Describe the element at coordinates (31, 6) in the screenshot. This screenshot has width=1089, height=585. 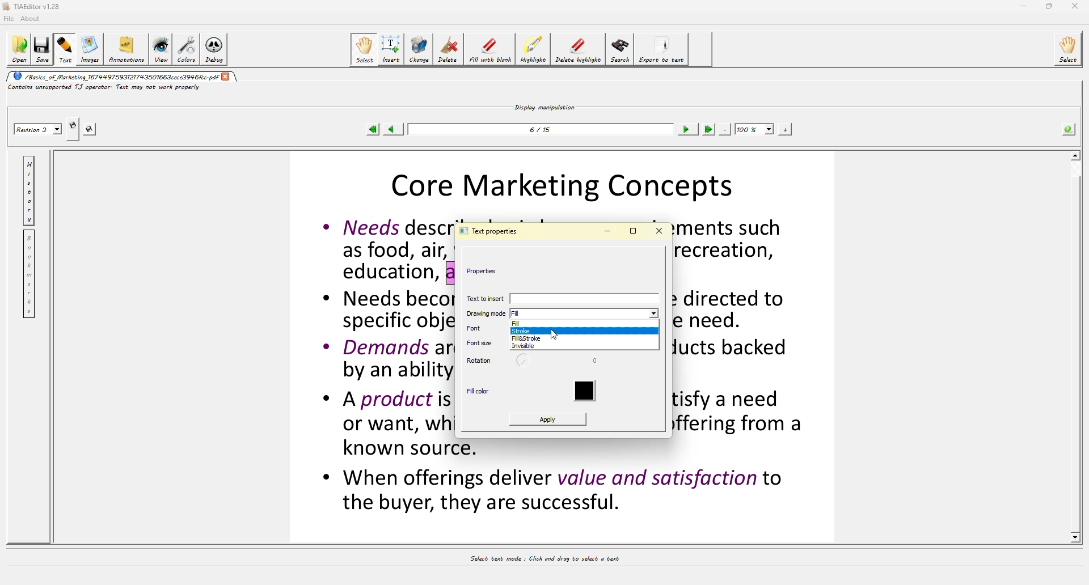
I see `TIAEditor v1.28` at that location.